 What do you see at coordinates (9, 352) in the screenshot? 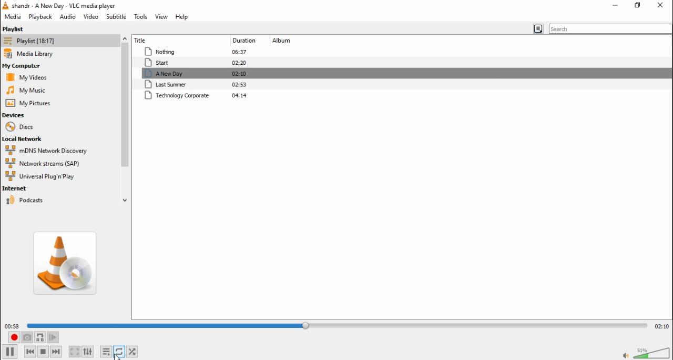
I see `play/pause` at bounding box center [9, 352].